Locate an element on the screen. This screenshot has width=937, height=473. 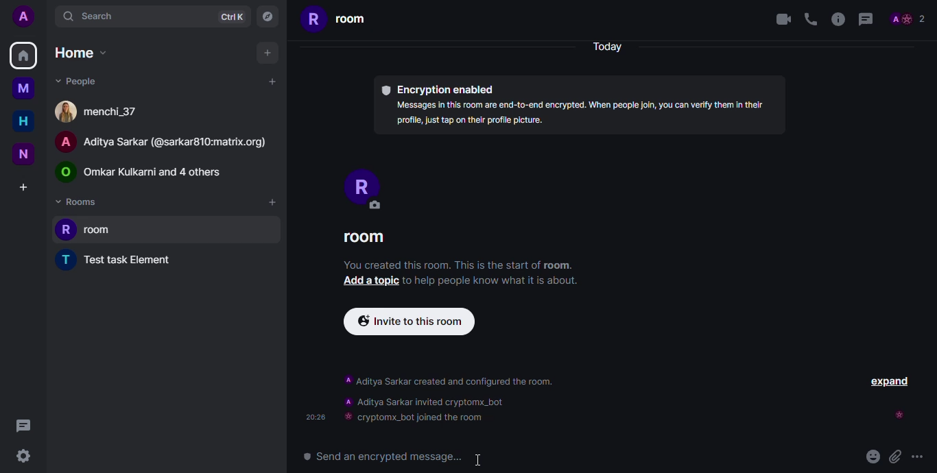
(5) menchi_37 is located at coordinates (96, 112).